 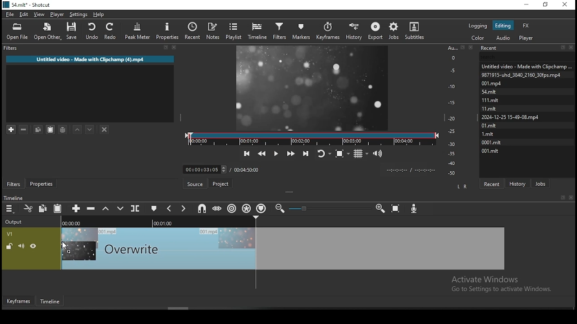 I want to click on zoom timeline to fit, so click(x=396, y=210).